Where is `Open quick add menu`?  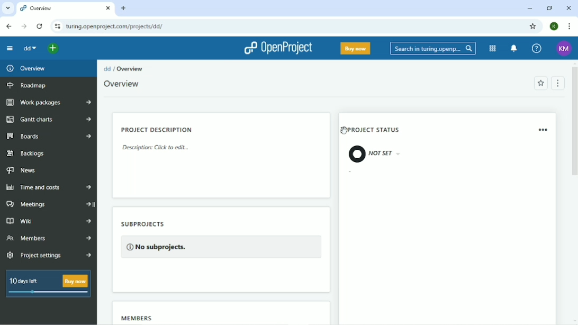 Open quick add menu is located at coordinates (53, 48).